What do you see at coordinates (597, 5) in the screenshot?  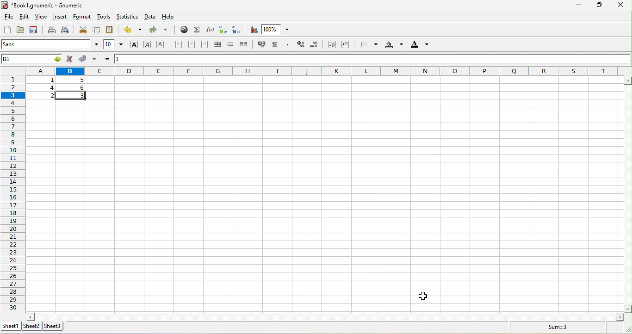 I see `maximize` at bounding box center [597, 5].